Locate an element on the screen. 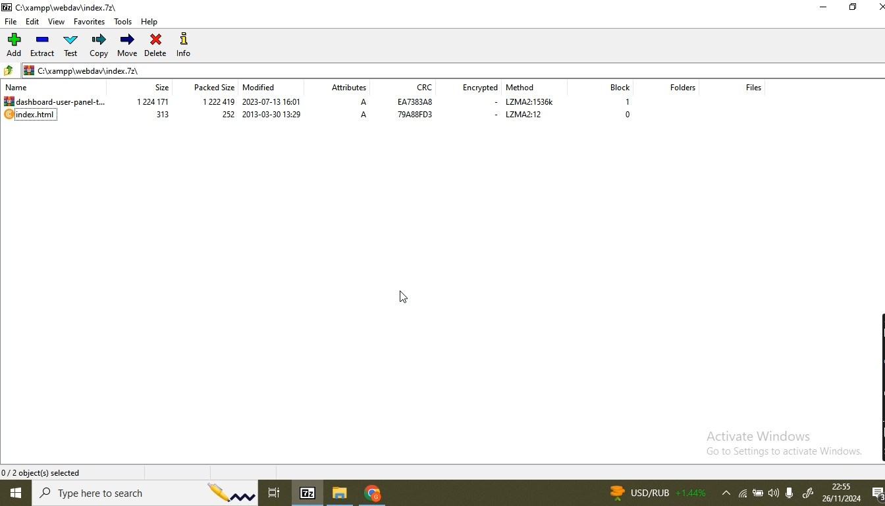  252 is located at coordinates (223, 118).